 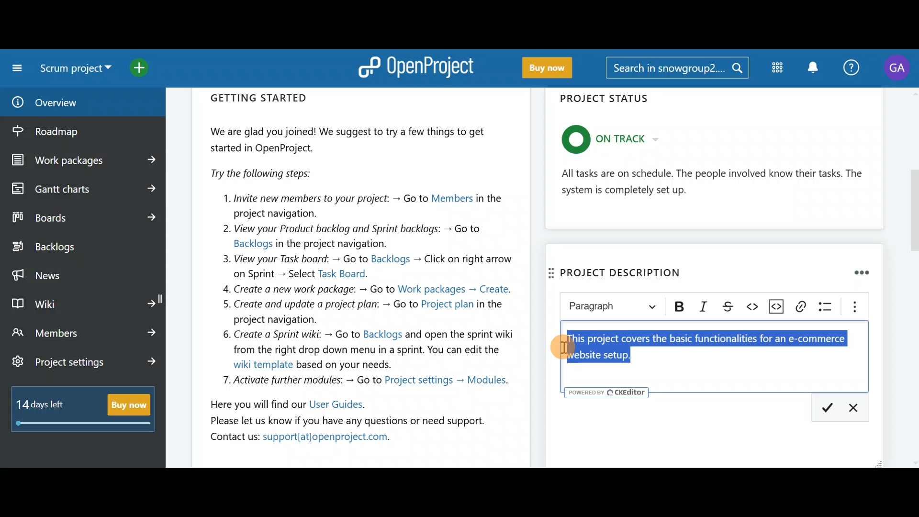 I want to click on Code, so click(x=749, y=306).